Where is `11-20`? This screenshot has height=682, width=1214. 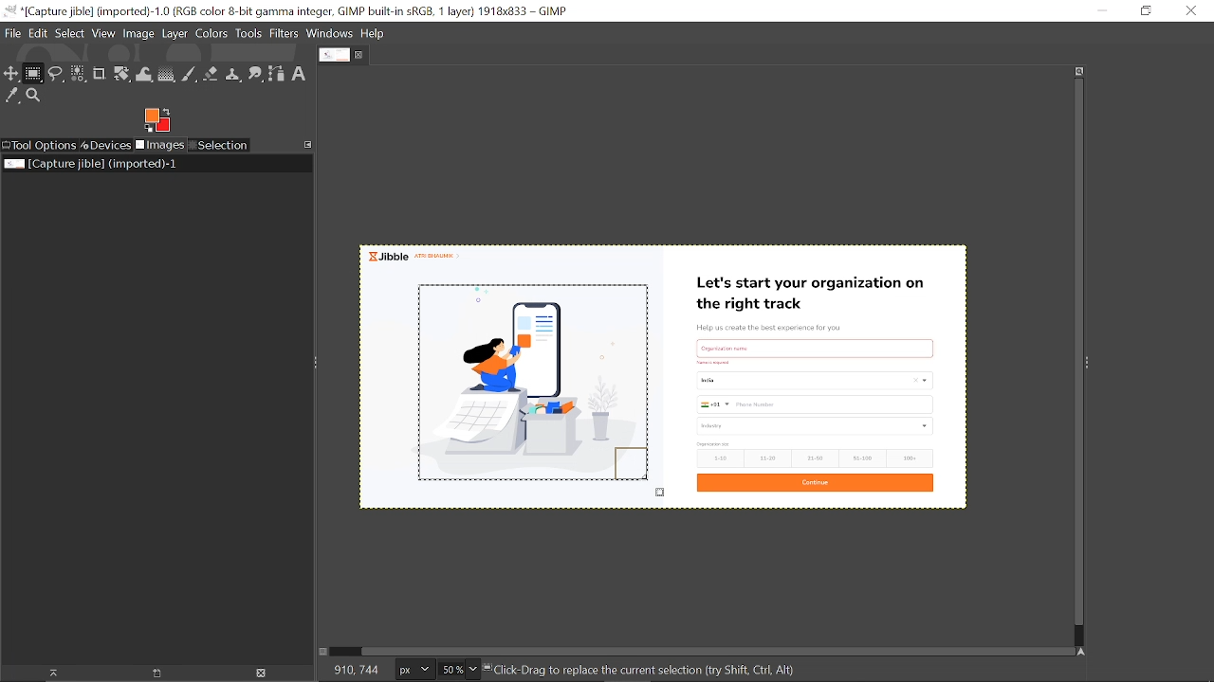
11-20 is located at coordinates (766, 458).